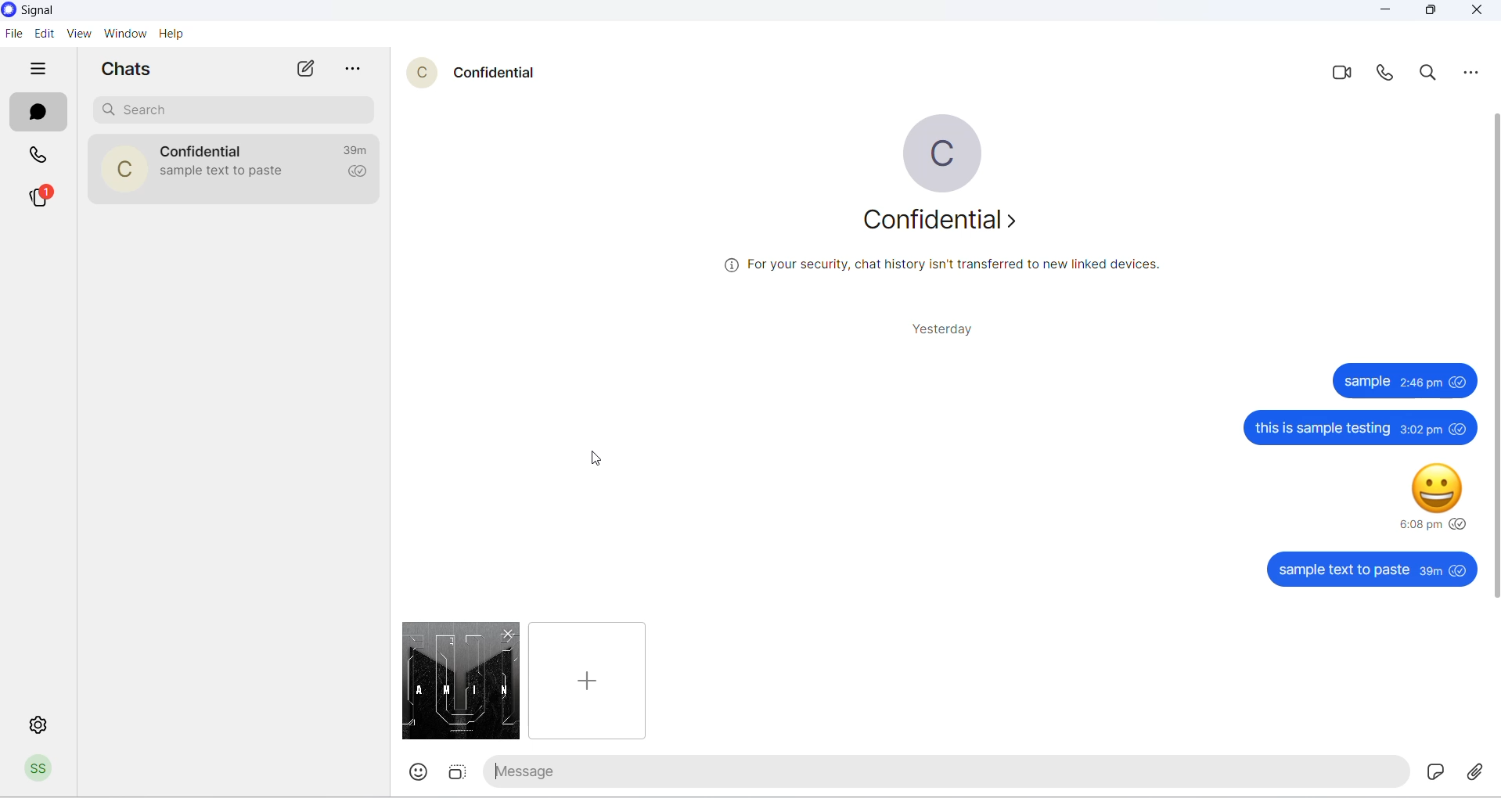  What do you see at coordinates (223, 174) in the screenshot?
I see `last message` at bounding box center [223, 174].